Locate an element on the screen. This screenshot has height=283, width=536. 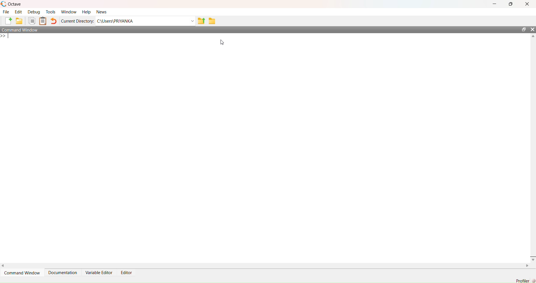
Edit is located at coordinates (19, 13).